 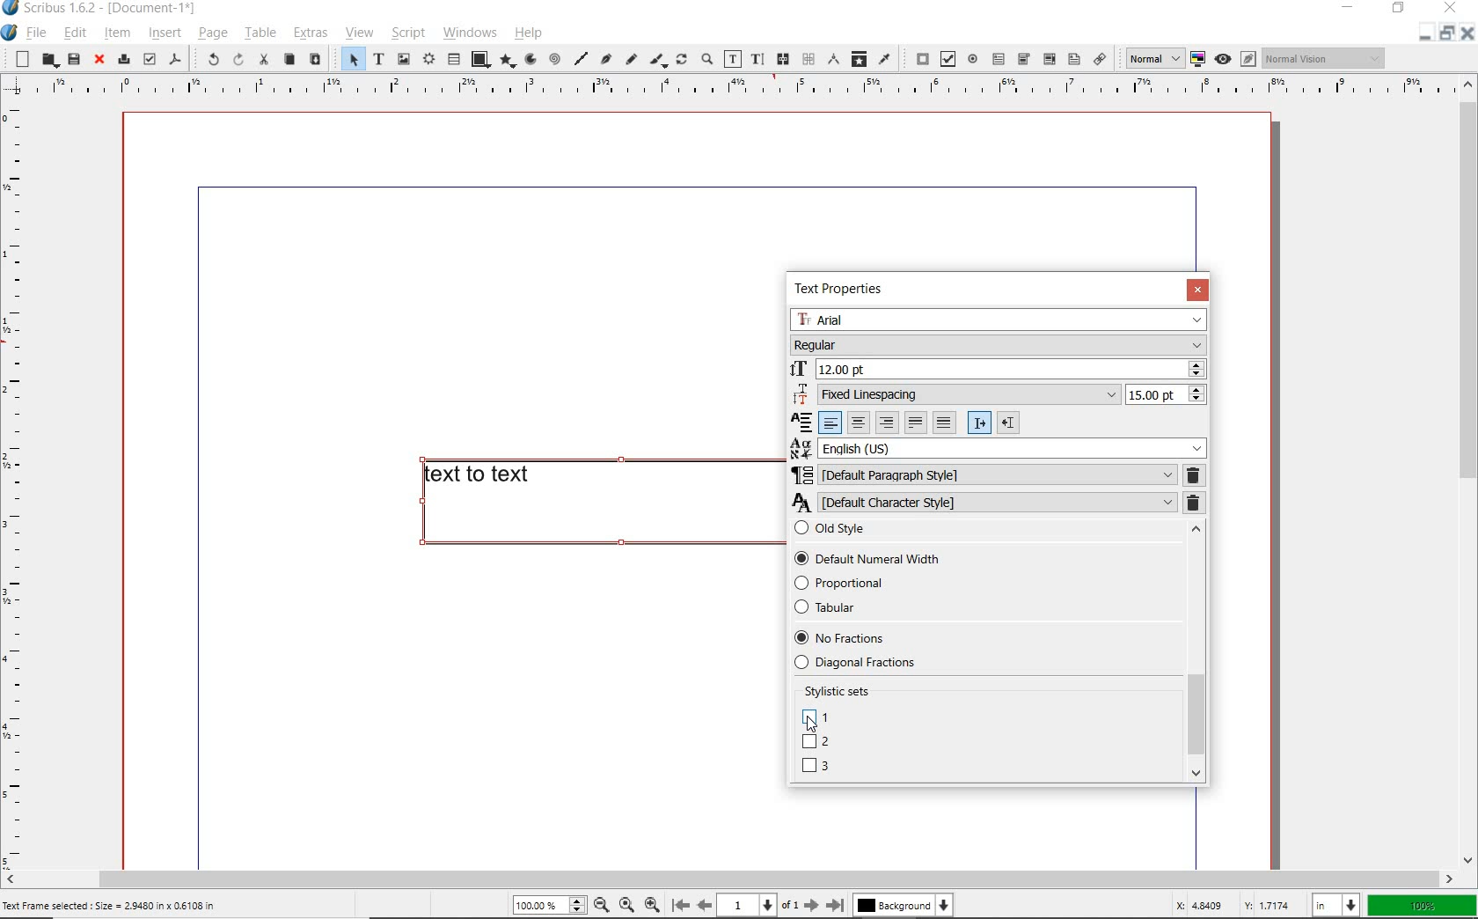 What do you see at coordinates (816, 768) in the screenshot?
I see `LINING` at bounding box center [816, 768].